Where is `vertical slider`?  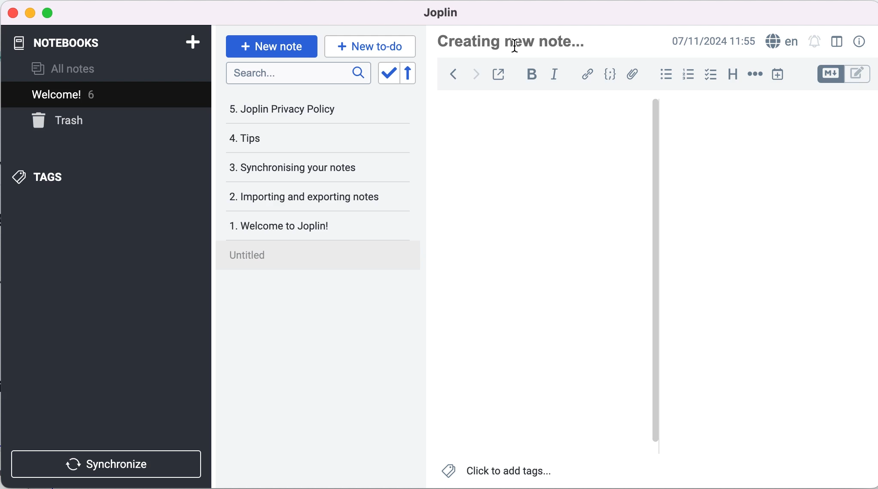 vertical slider is located at coordinates (656, 120).